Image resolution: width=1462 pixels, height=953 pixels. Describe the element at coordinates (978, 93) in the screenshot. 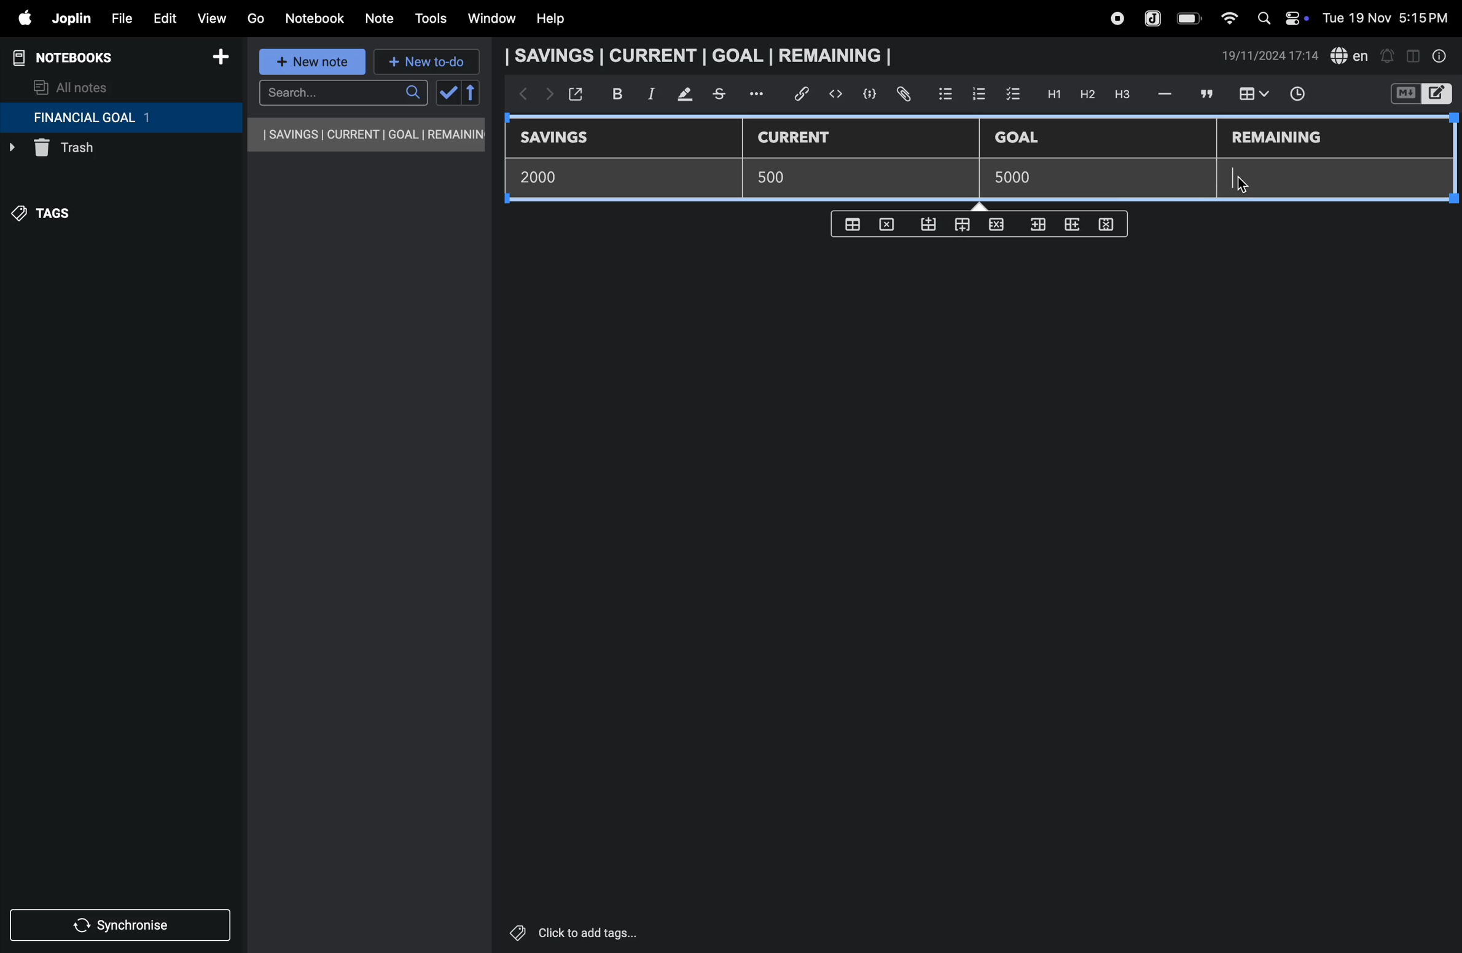

I see `numbered list` at that location.